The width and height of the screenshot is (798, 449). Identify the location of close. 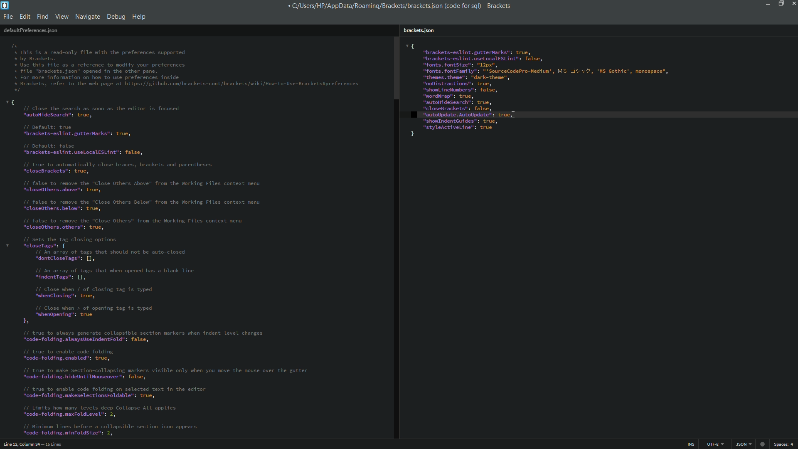
(793, 5).